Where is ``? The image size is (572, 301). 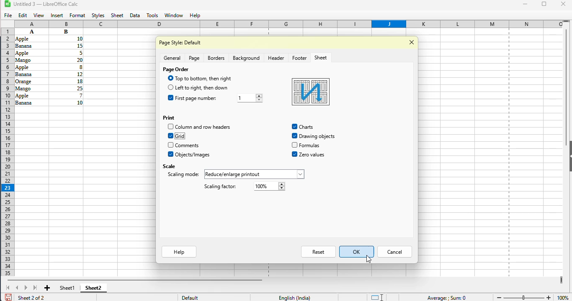
 is located at coordinates (312, 155).